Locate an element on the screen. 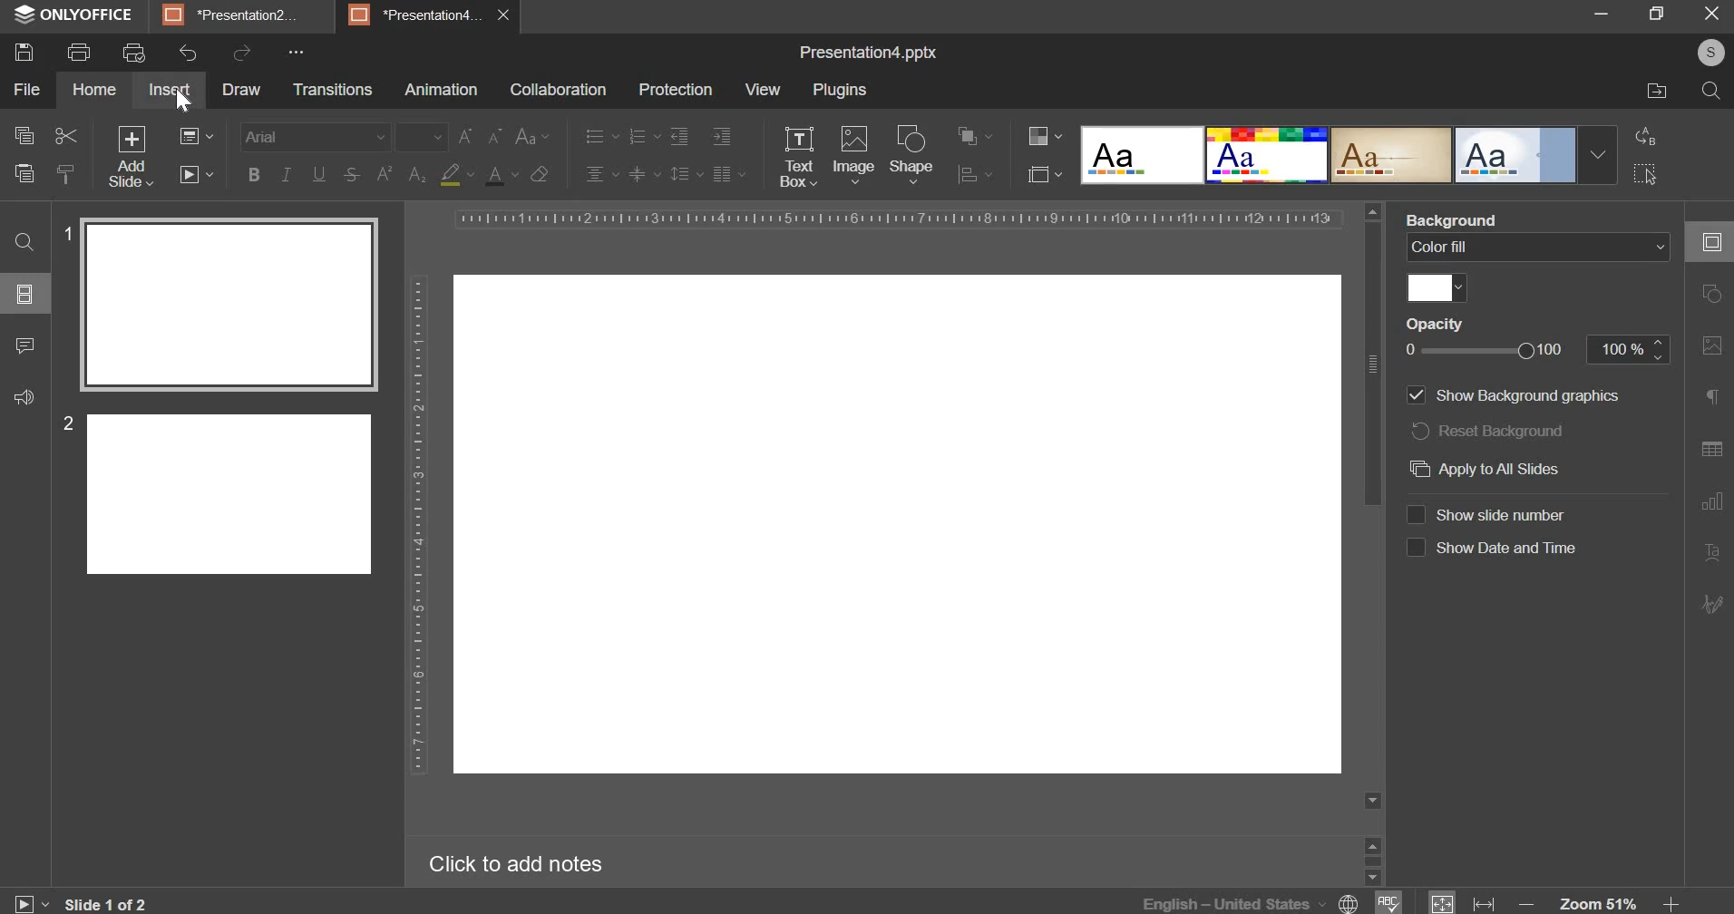 The height and width of the screenshot is (914, 1734). Background is located at coordinates (1469, 219).